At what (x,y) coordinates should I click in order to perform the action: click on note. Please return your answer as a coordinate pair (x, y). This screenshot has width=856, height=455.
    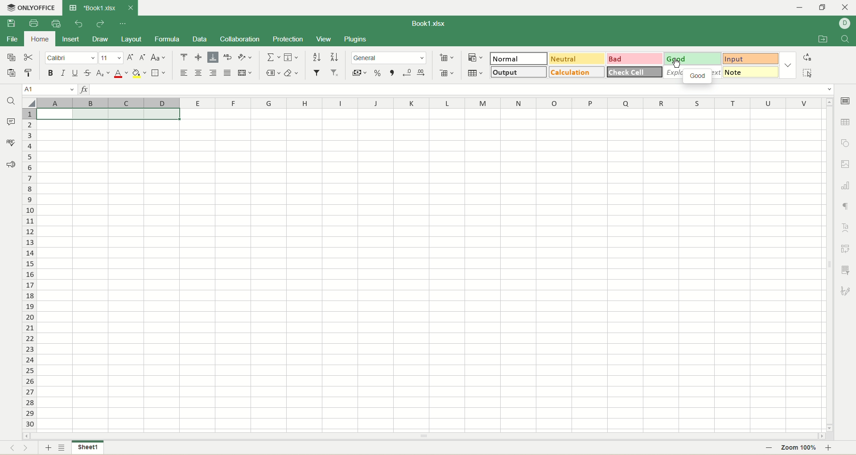
    Looking at the image, I should click on (749, 72).